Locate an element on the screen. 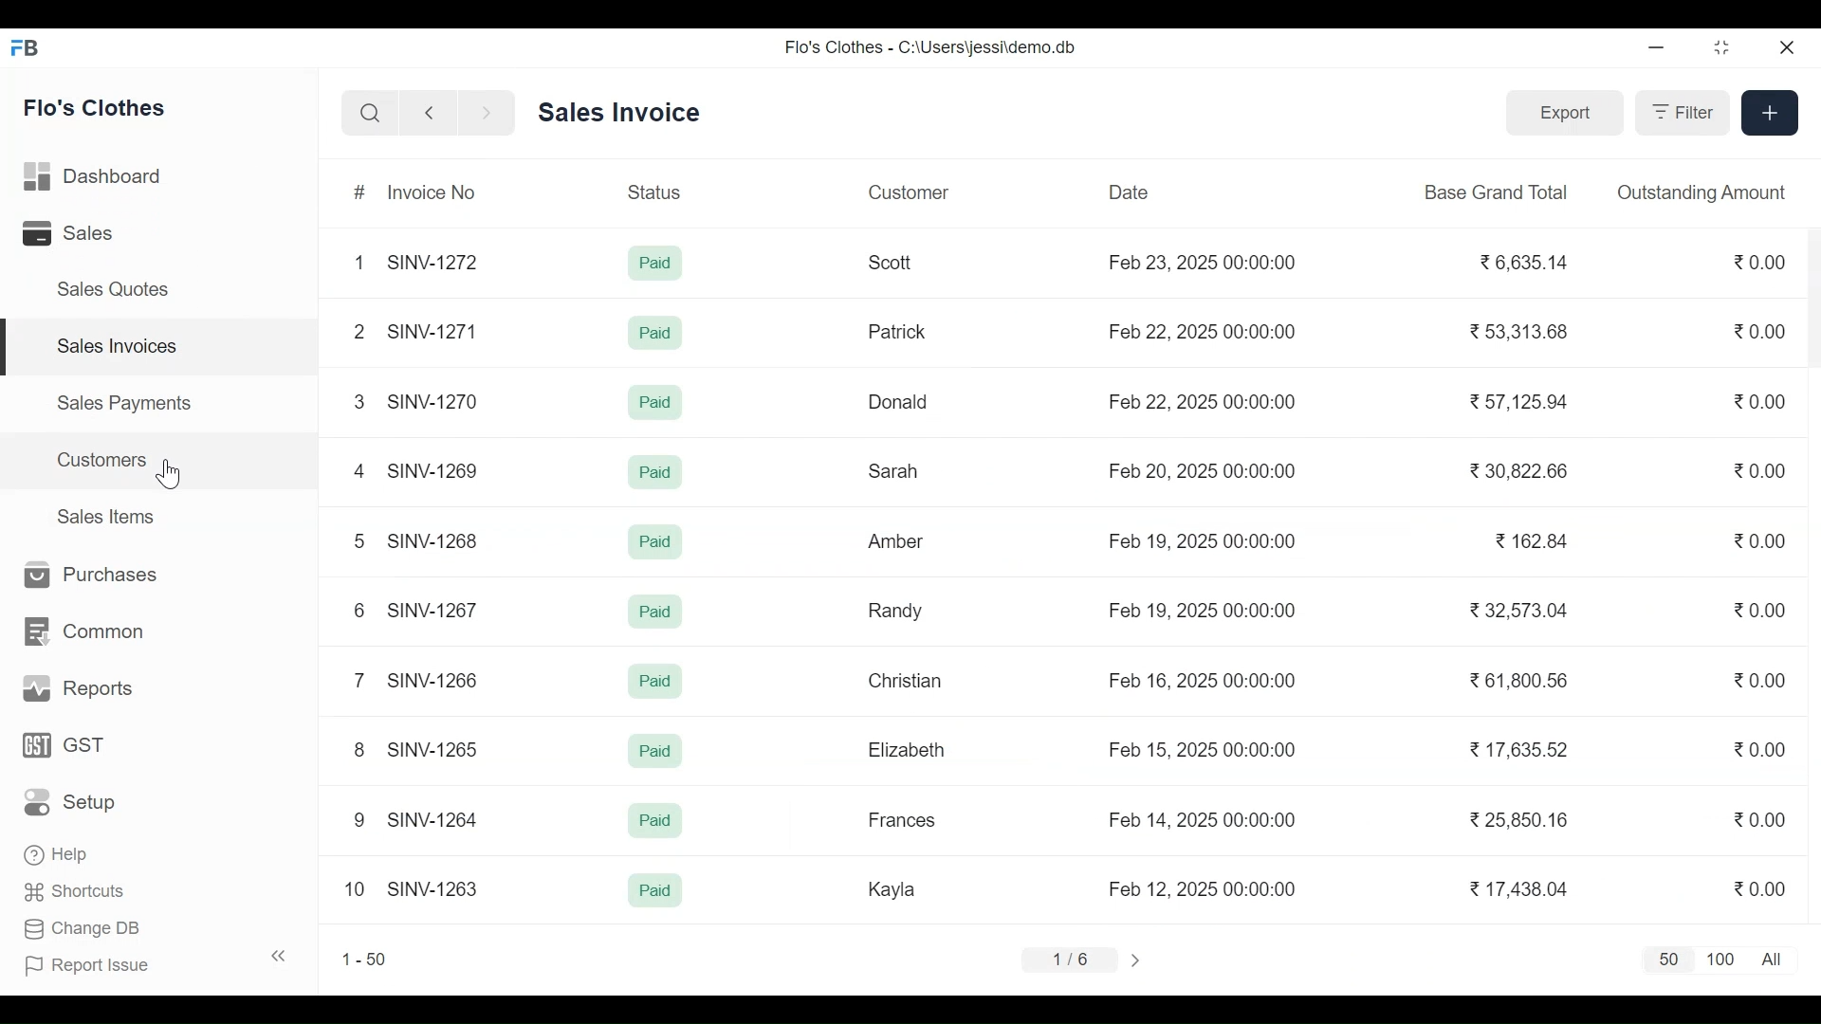  Frances is located at coordinates (899, 818).